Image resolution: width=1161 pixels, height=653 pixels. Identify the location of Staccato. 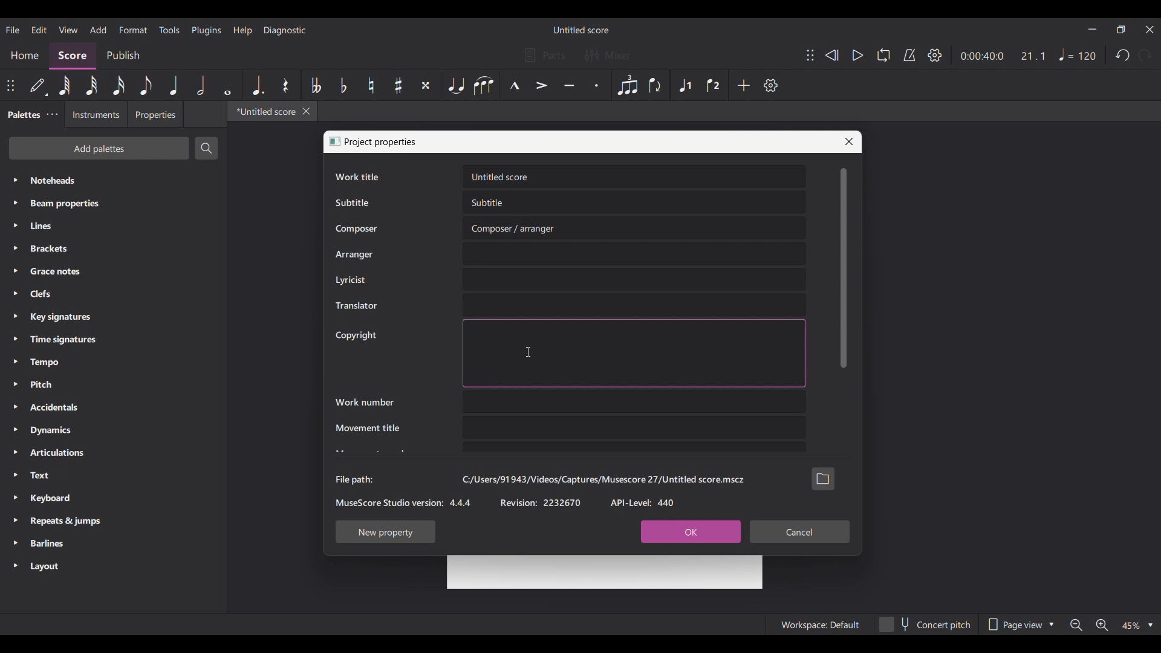
(597, 85).